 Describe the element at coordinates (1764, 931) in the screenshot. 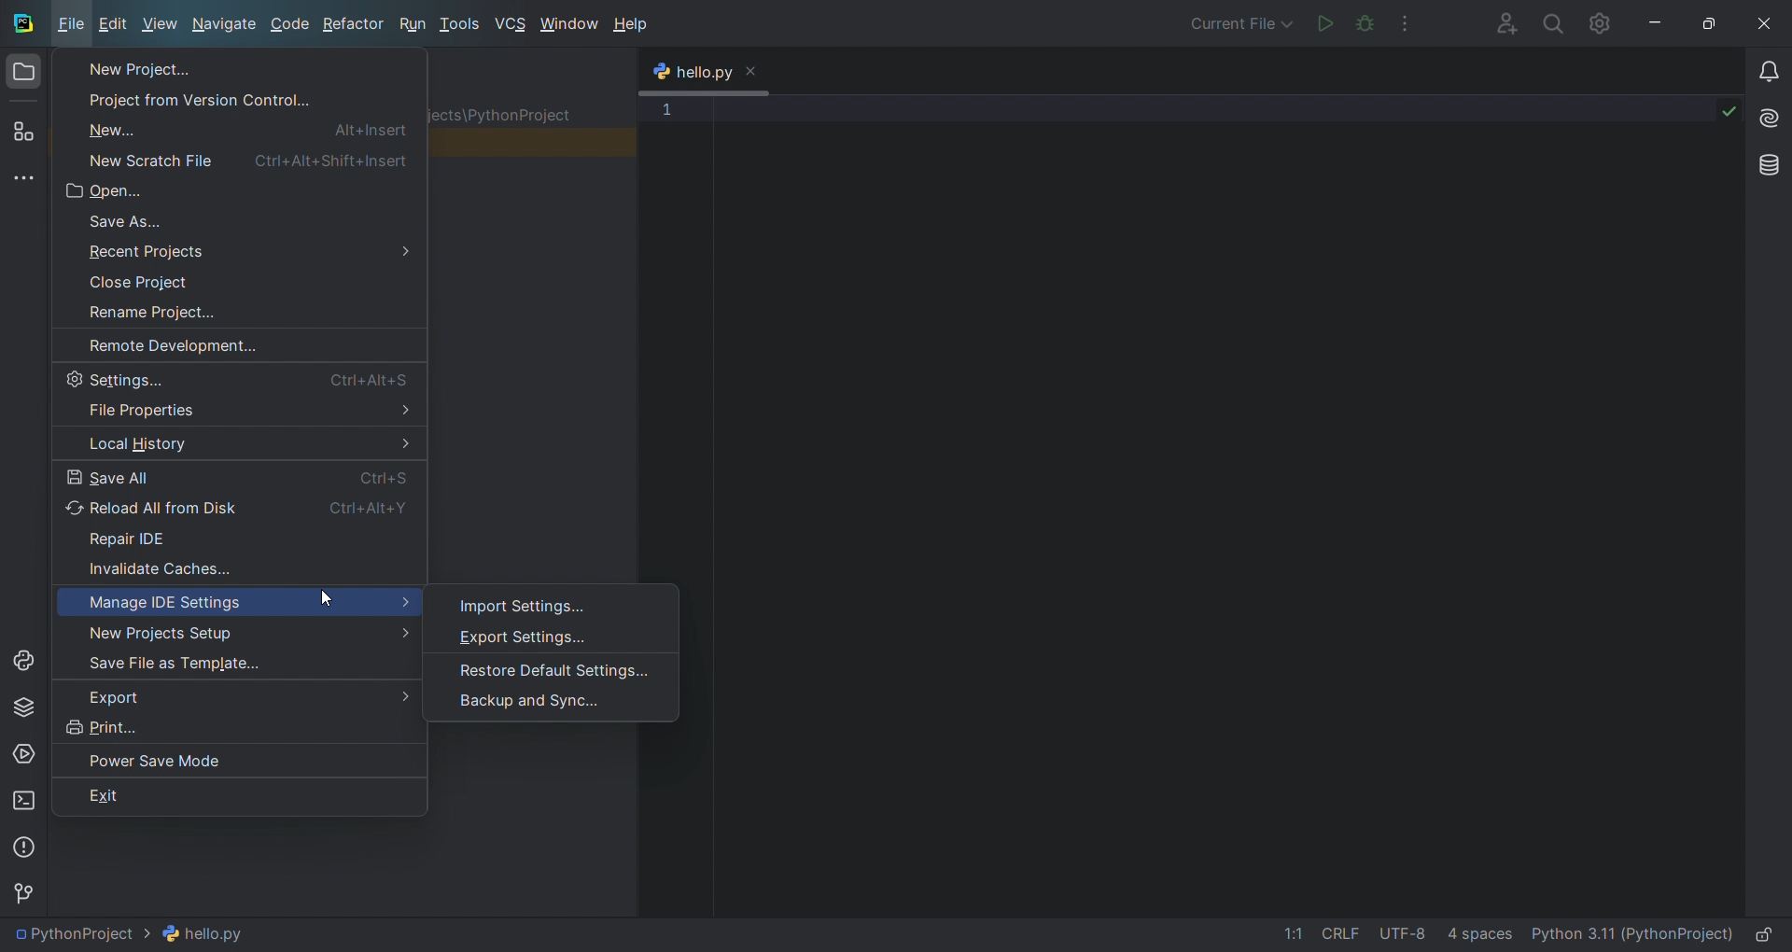

I see `lock` at that location.